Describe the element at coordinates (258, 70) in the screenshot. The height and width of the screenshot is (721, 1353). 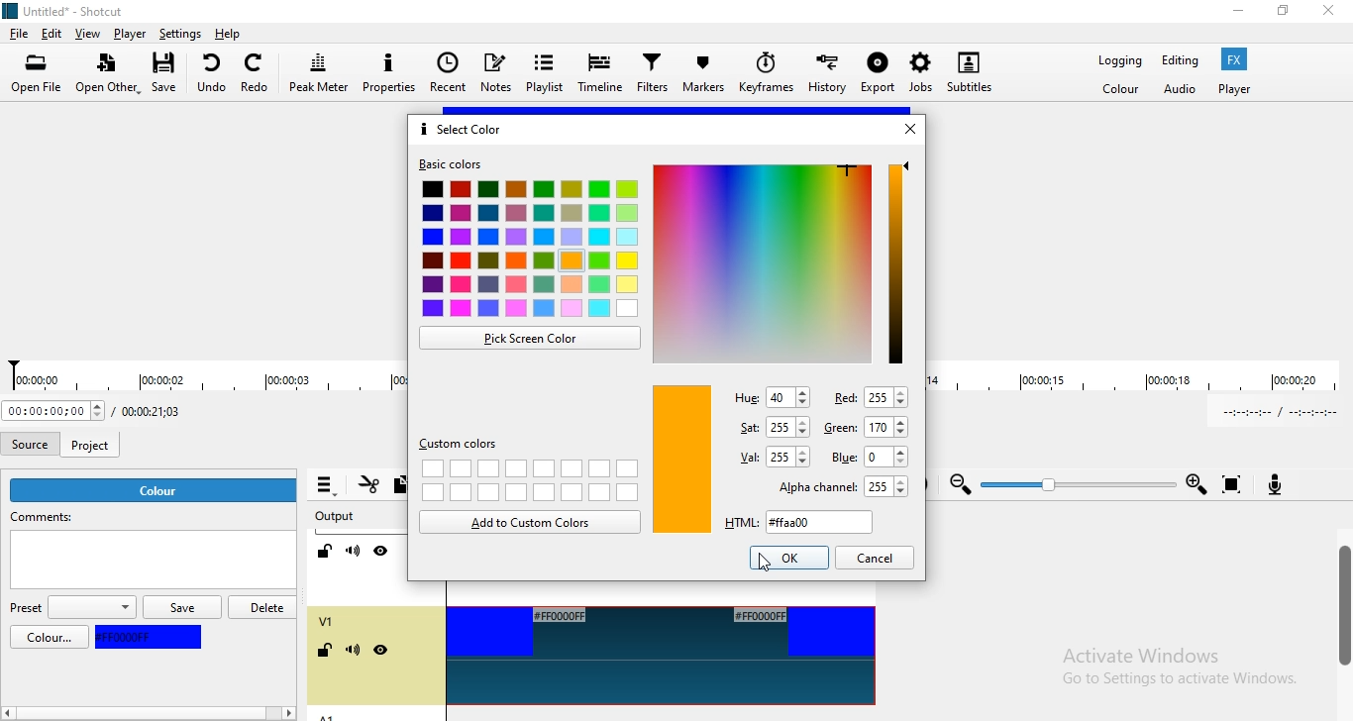
I see `Redo` at that location.